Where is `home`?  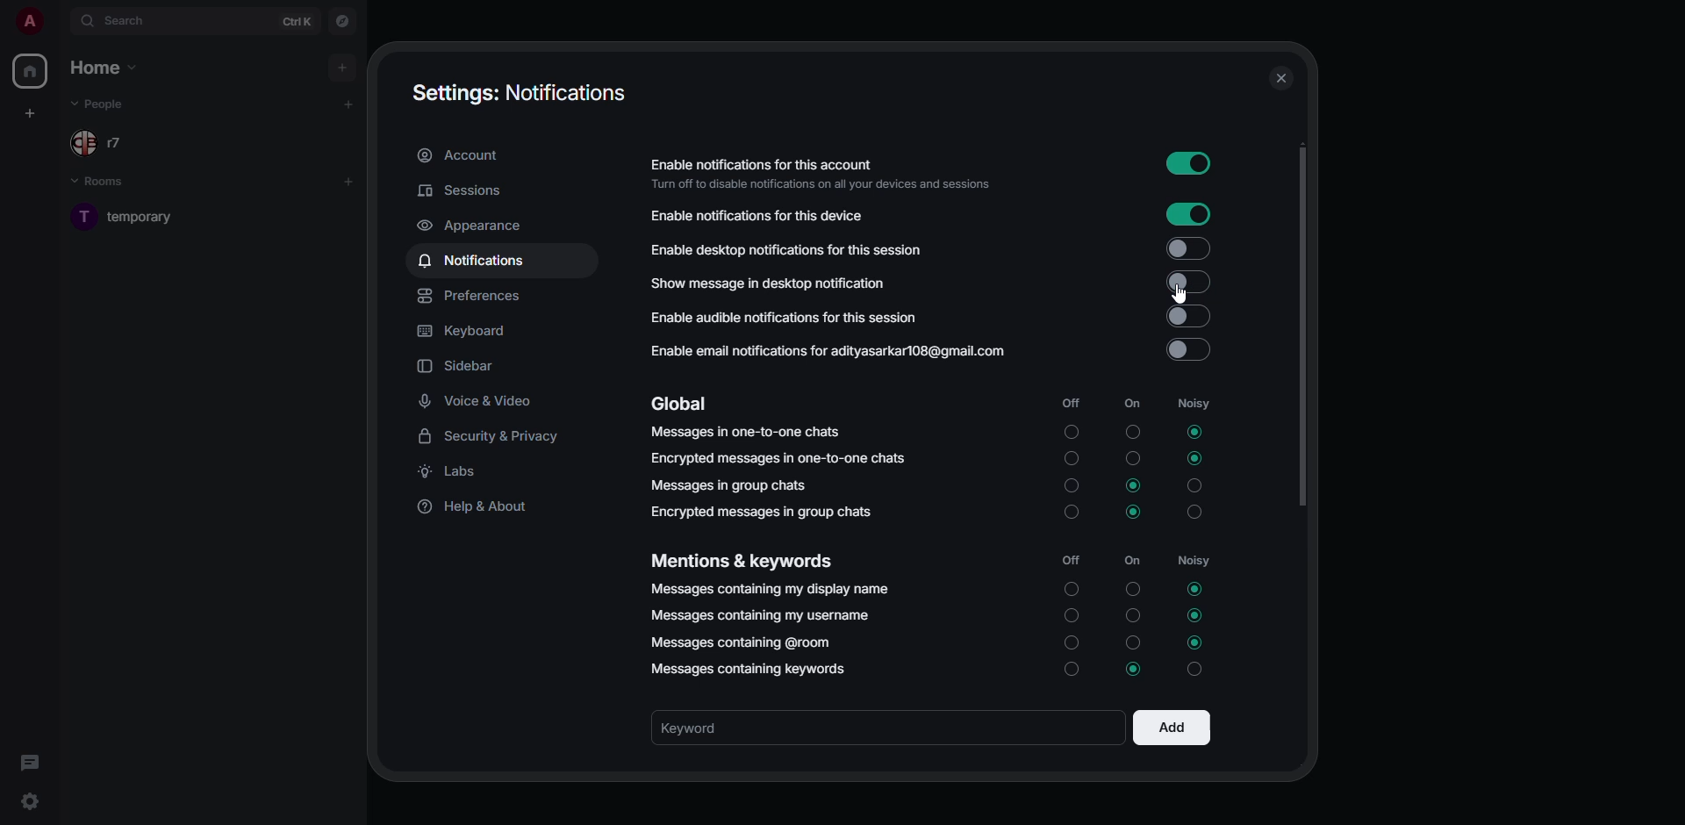
home is located at coordinates (28, 71).